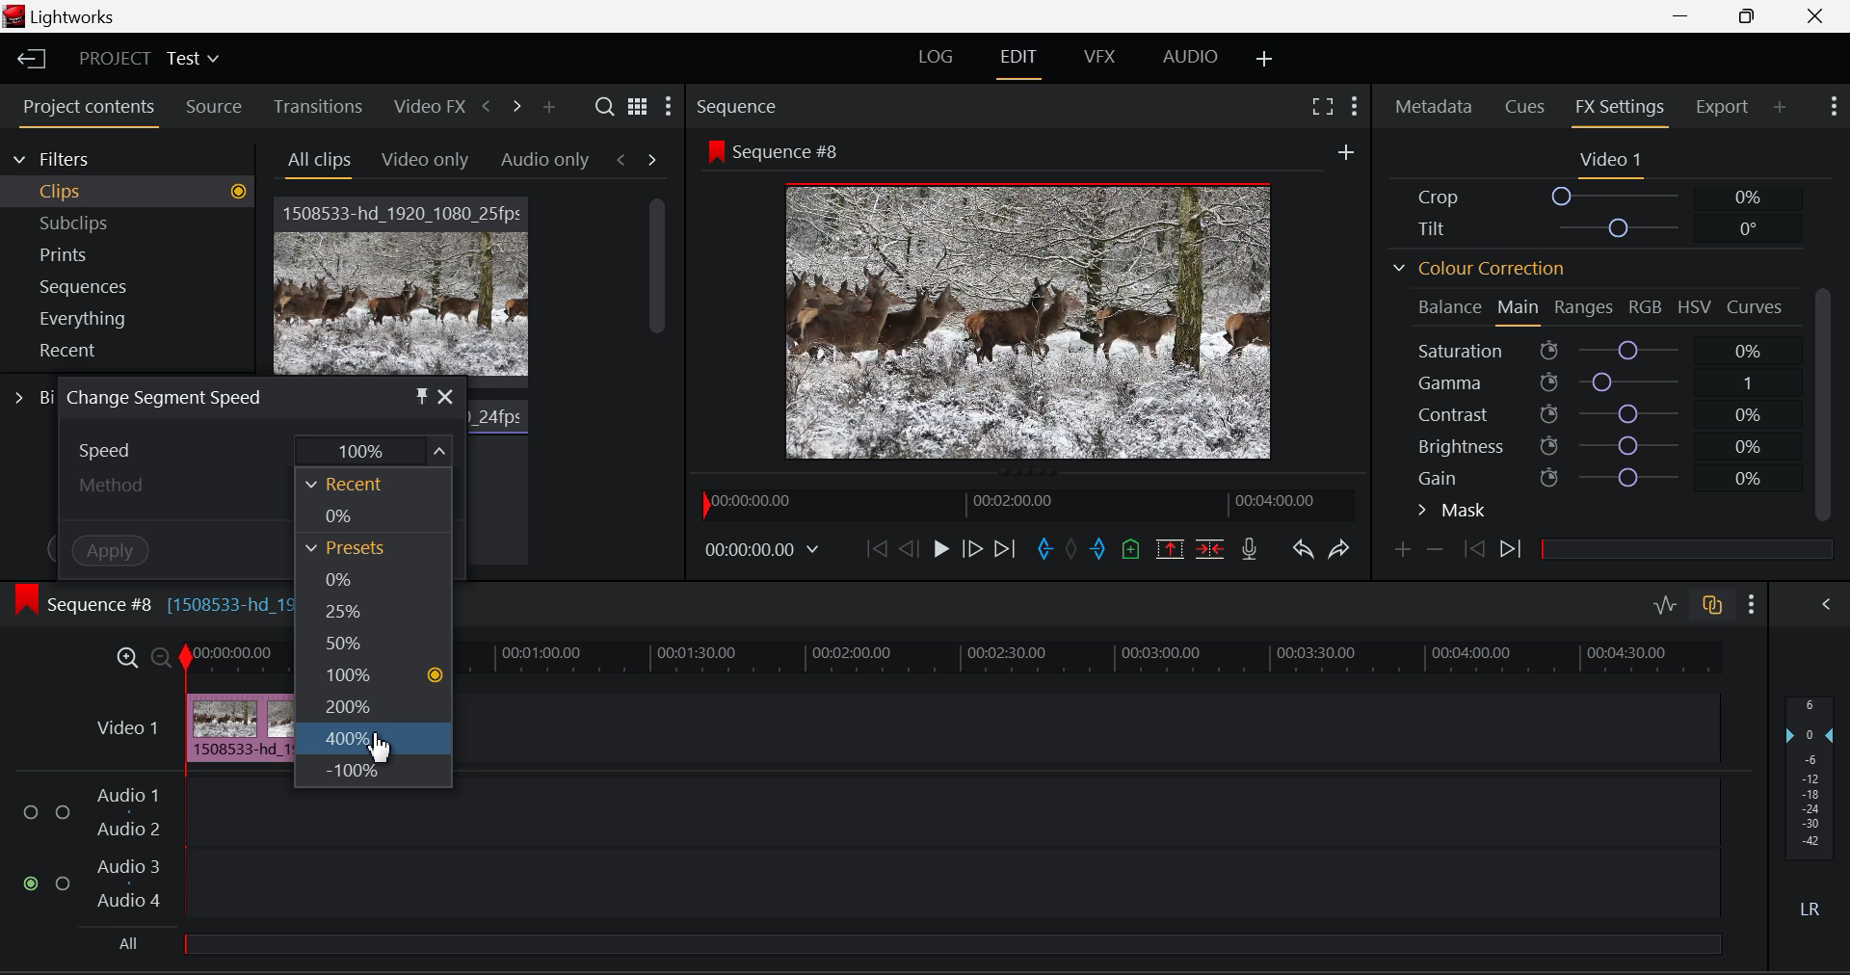 This screenshot has height=975, width=1850. I want to click on Mask, so click(1452, 511).